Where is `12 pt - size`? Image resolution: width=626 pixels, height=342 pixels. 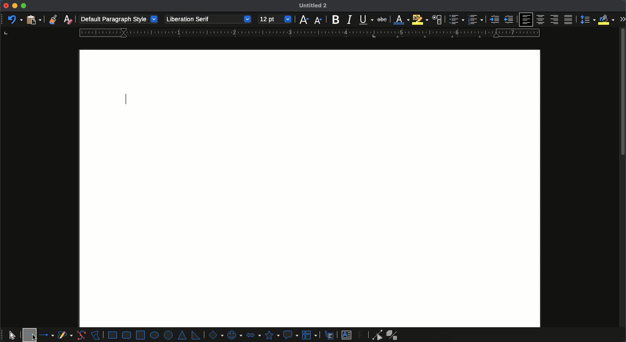
12 pt - size is located at coordinates (276, 20).